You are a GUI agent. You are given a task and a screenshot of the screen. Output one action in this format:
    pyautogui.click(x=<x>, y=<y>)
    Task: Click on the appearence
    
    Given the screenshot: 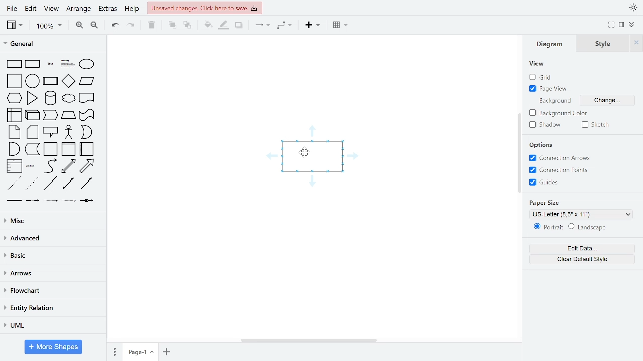 What is the action you would take?
    pyautogui.click(x=633, y=7)
    